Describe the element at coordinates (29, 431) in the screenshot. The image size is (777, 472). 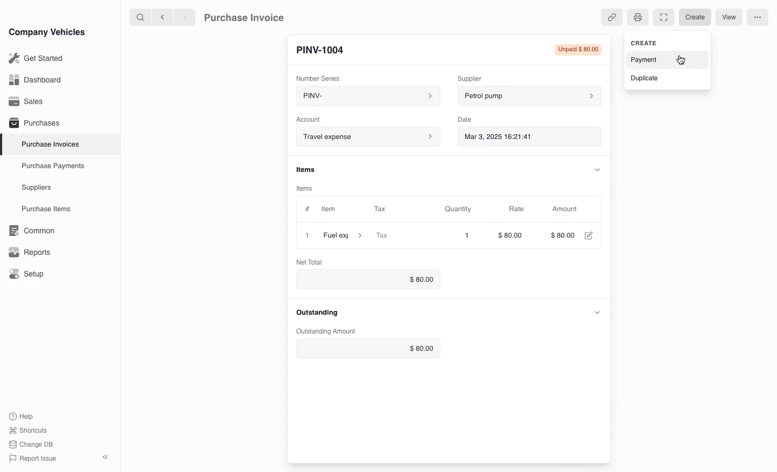
I see `Shortcuts` at that location.